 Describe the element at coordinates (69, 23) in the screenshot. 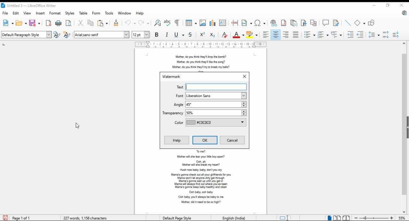

I see `toggle print preview` at that location.